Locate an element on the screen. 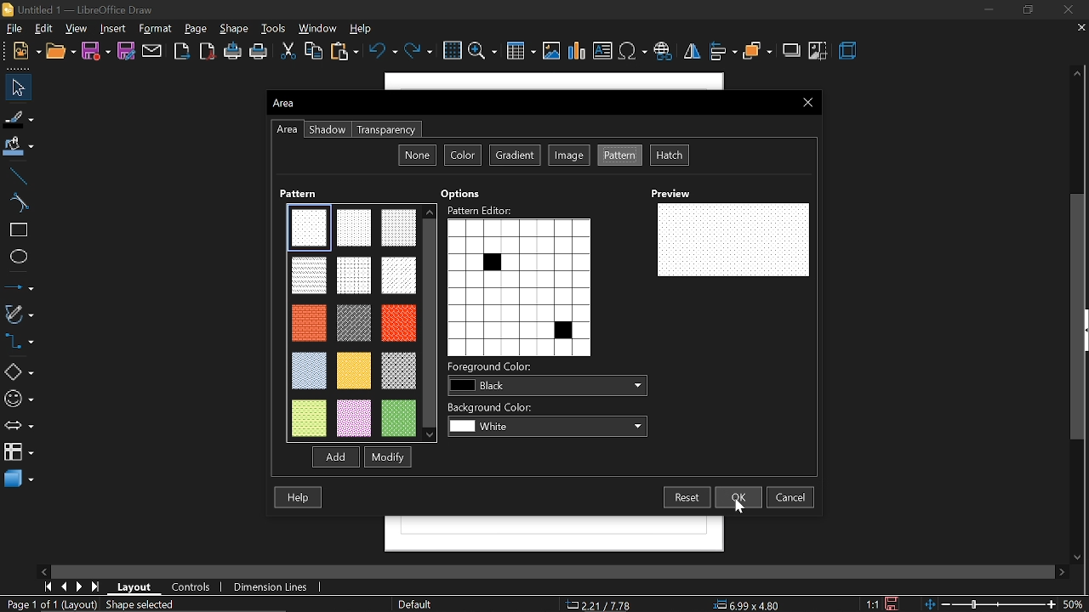  Close is located at coordinates (809, 102).